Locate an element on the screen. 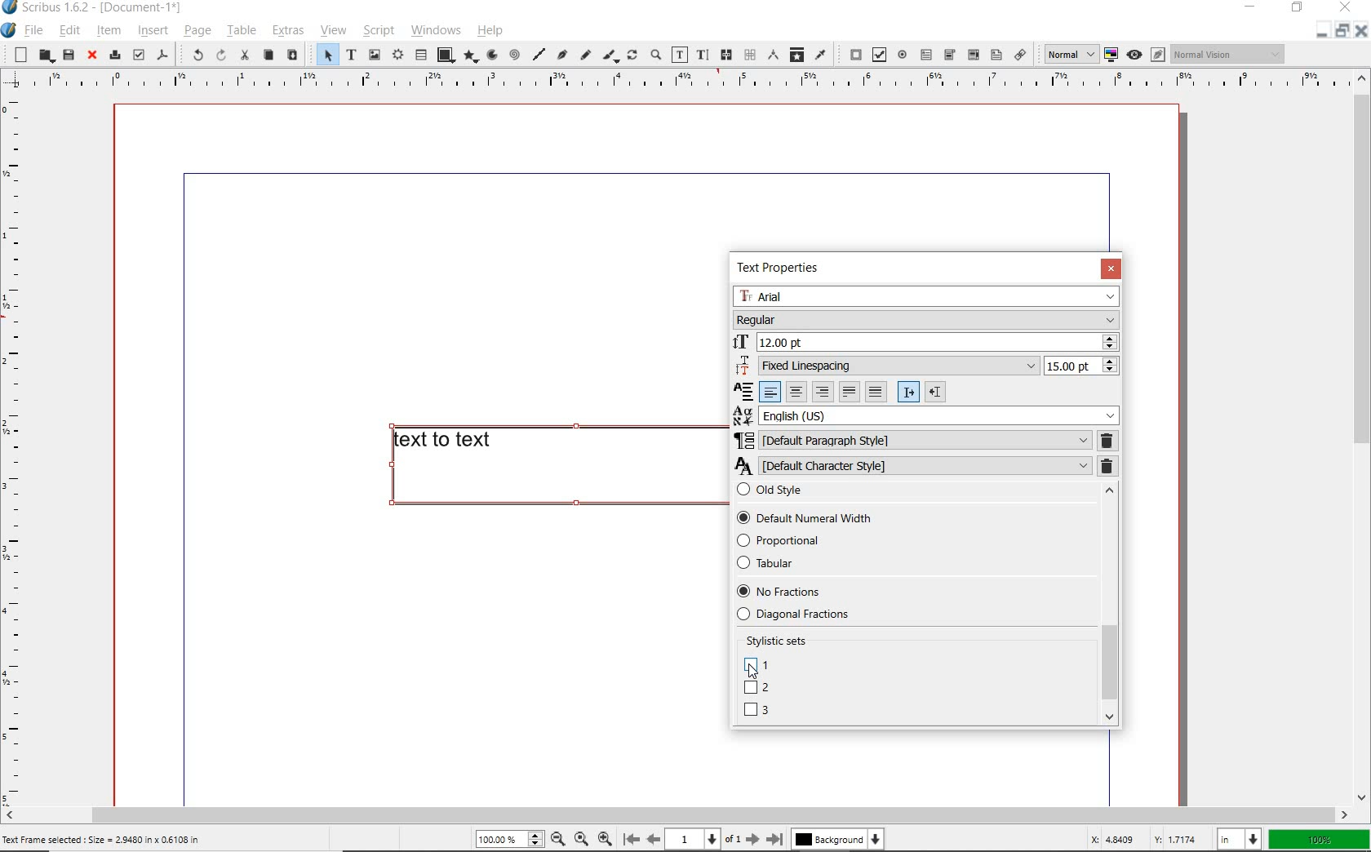  English (US) is located at coordinates (923, 416).